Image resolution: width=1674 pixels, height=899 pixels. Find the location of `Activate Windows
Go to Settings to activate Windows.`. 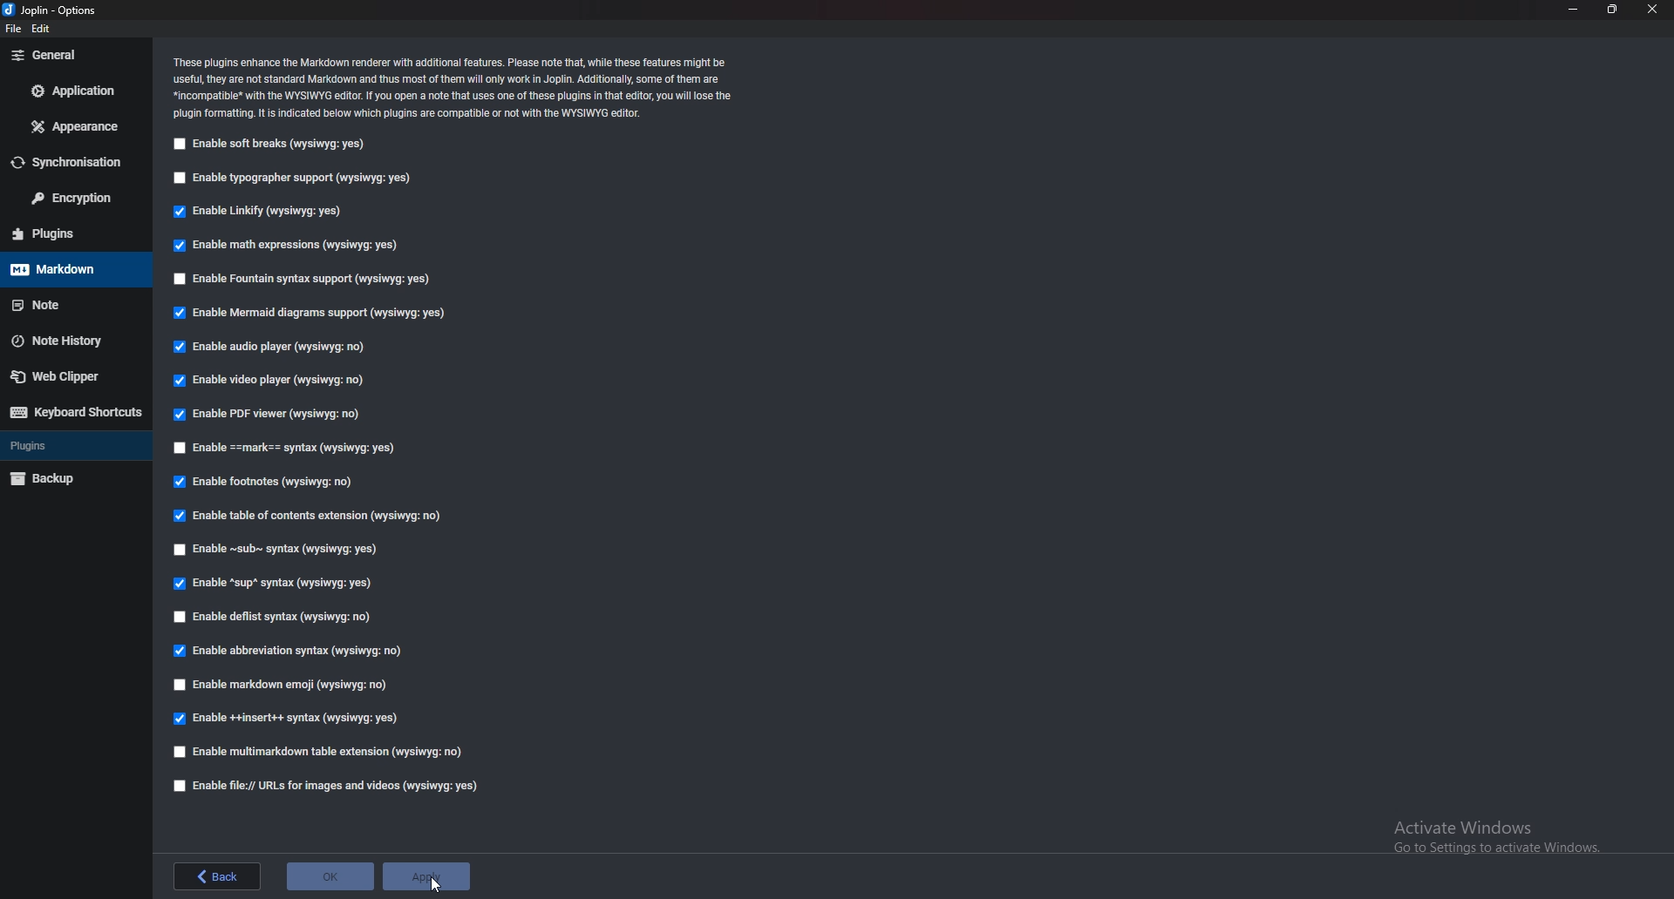

Activate Windows
Go to Settings to activate Windows. is located at coordinates (1497, 835).